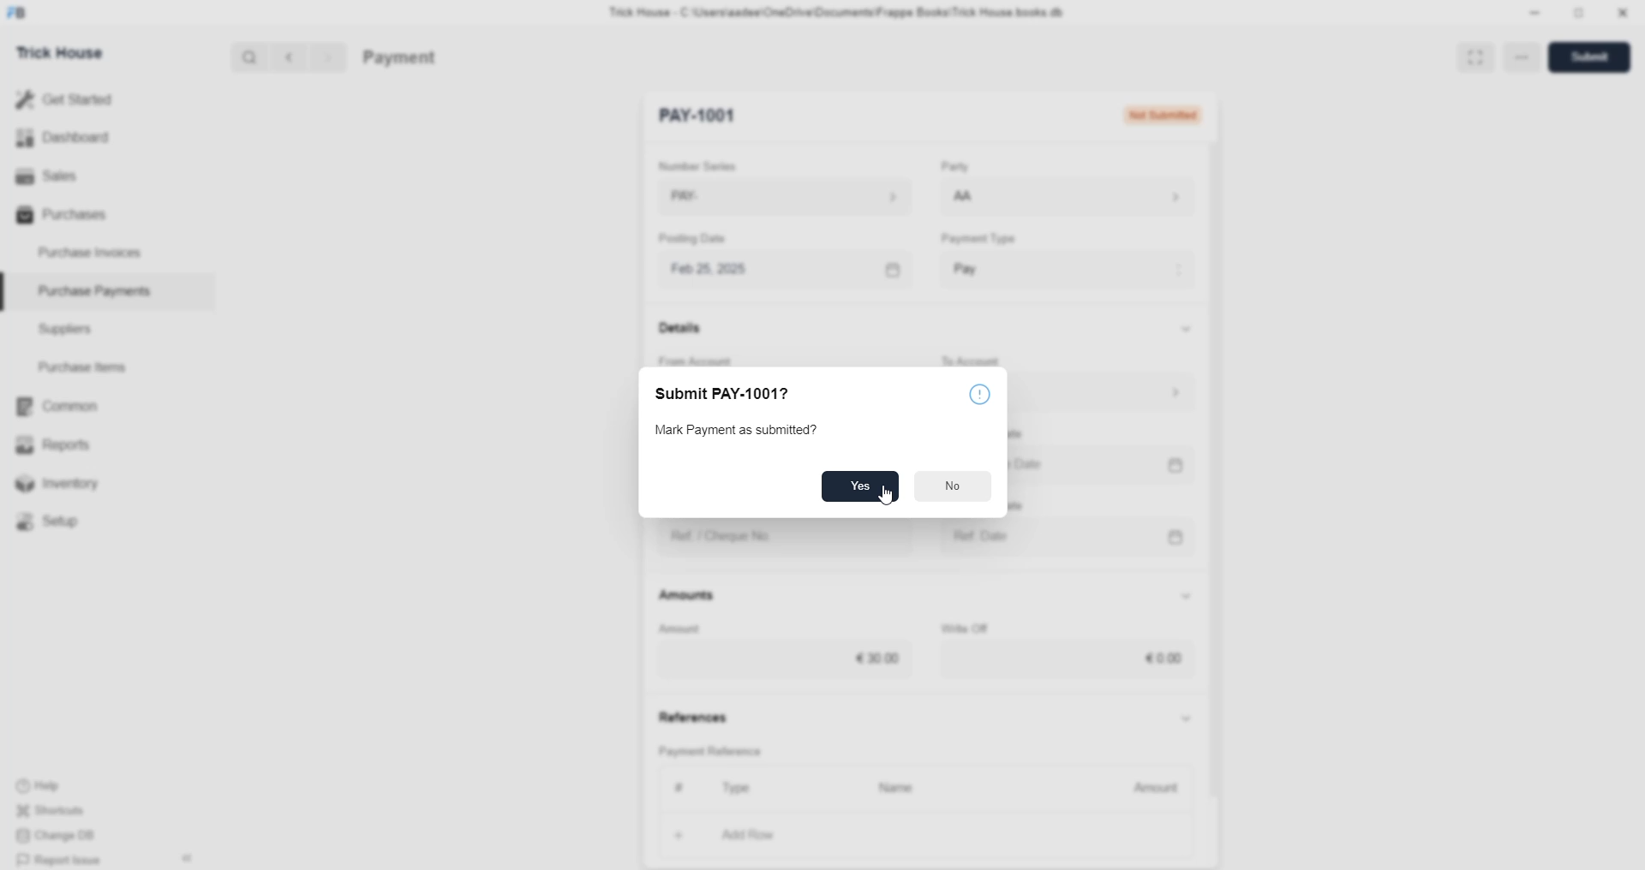 The width and height of the screenshot is (1645, 870). I want to click on >, so click(327, 57).